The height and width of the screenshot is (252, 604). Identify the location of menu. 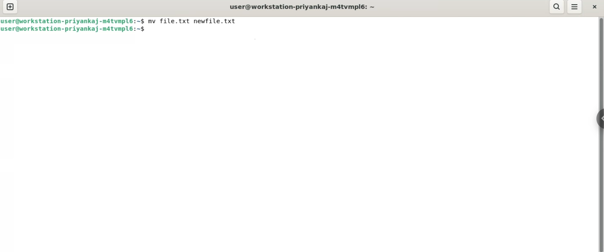
(575, 8).